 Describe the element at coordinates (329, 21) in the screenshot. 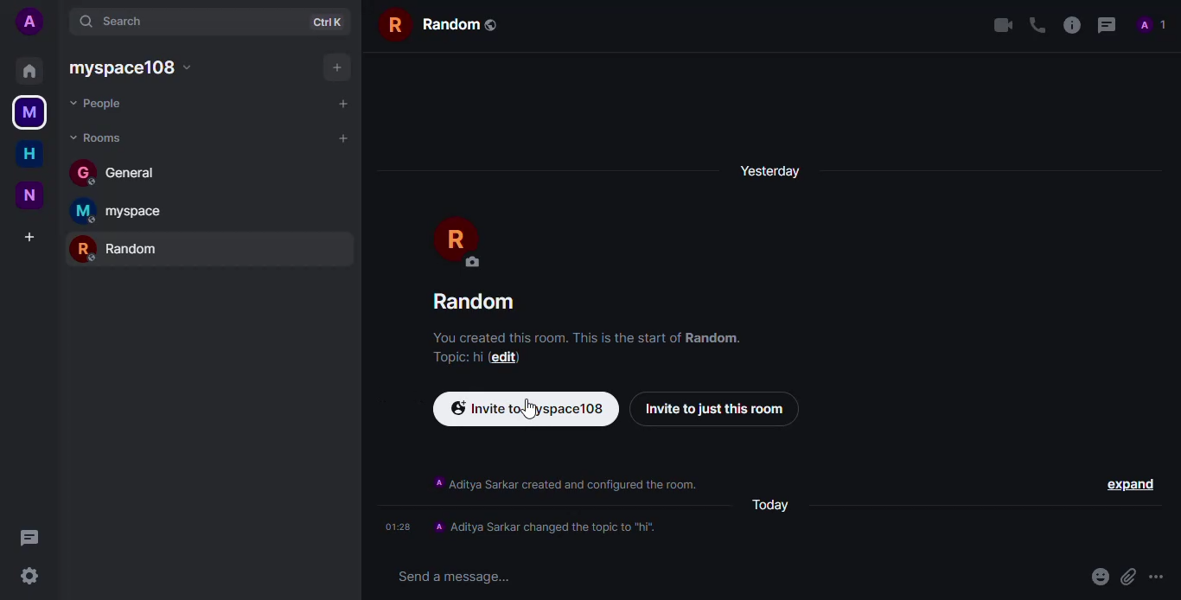

I see `ctrl+k` at that location.